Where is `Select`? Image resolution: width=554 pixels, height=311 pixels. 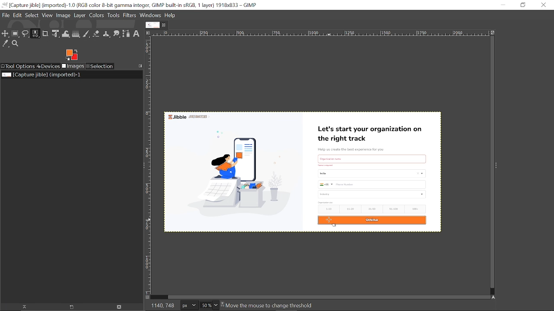
Select is located at coordinates (32, 15).